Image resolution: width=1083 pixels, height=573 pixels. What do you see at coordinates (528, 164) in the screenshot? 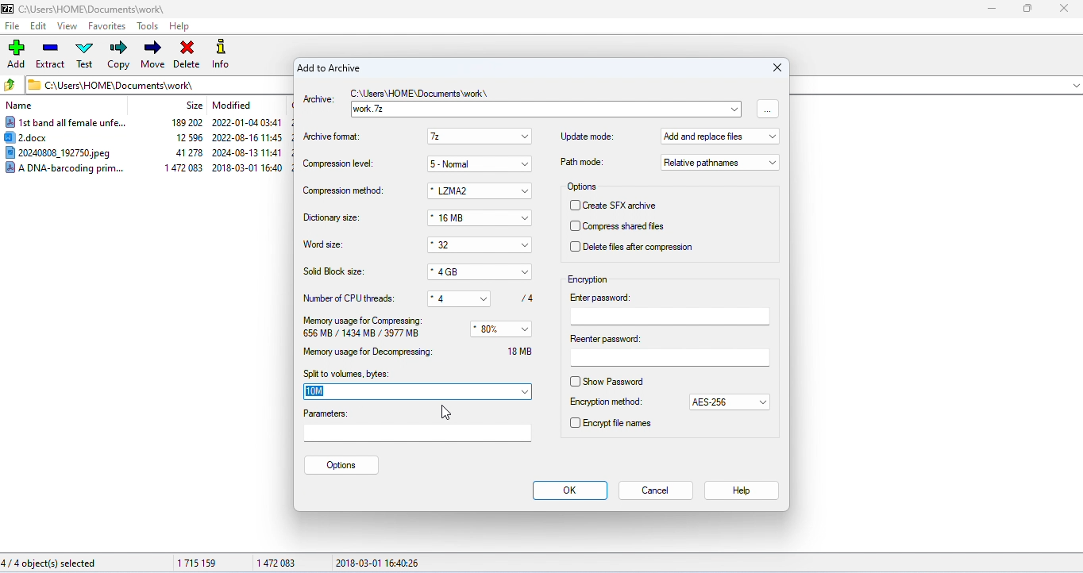
I see `drop down` at bounding box center [528, 164].